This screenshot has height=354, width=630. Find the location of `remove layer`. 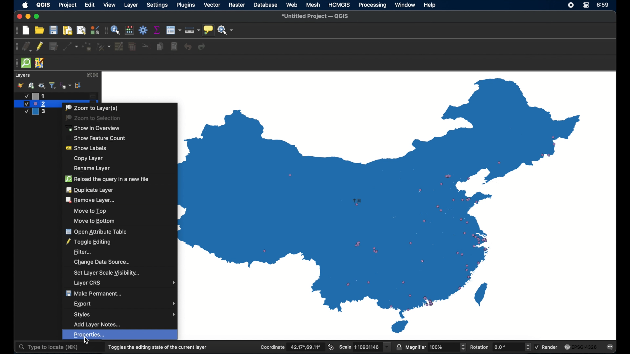

remove layer is located at coordinates (91, 200).